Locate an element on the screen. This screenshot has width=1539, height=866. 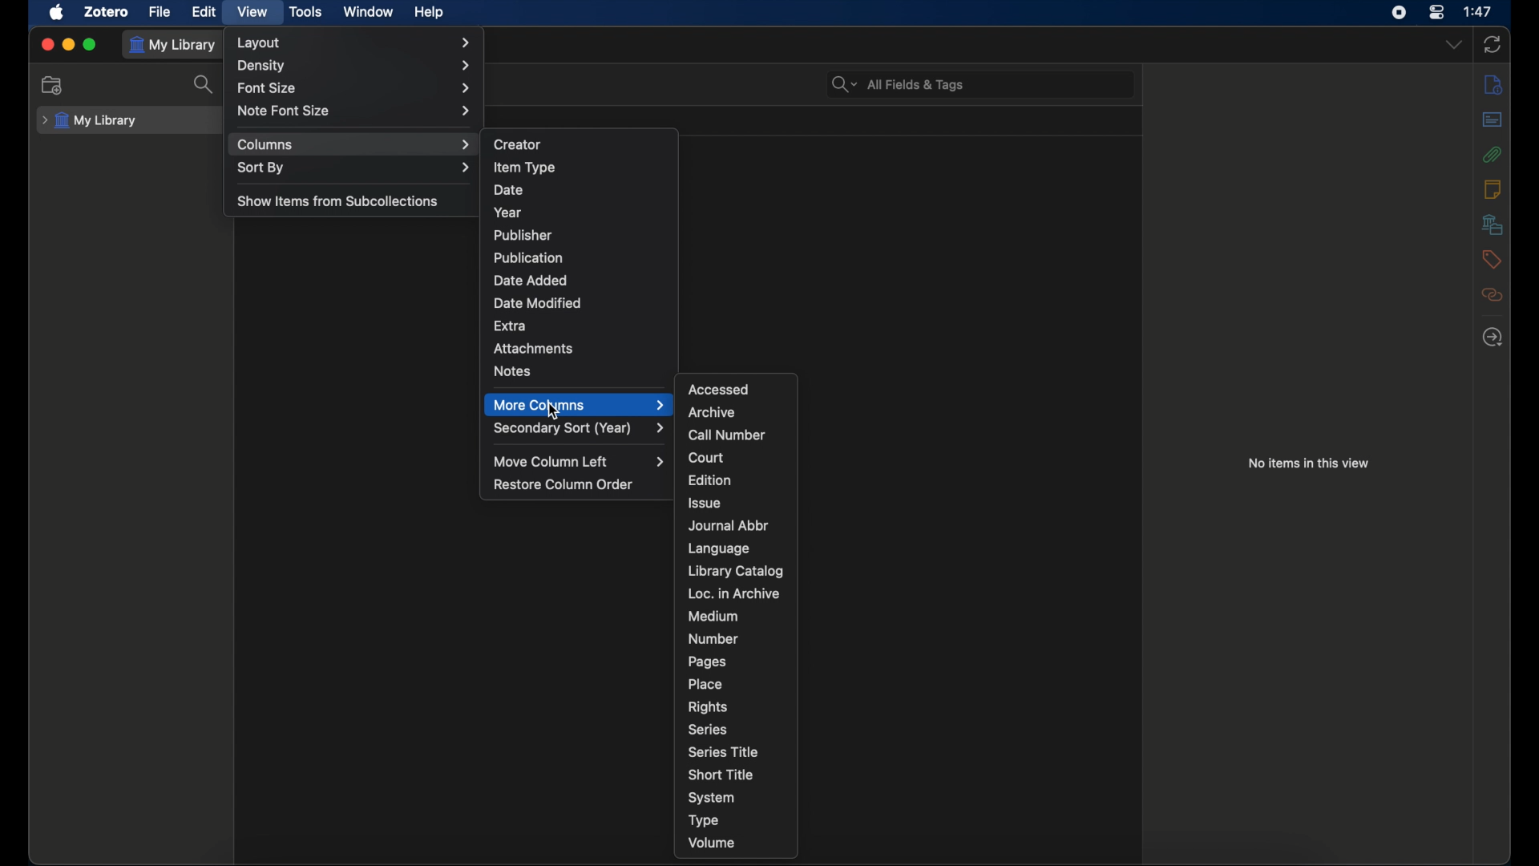
screen recorder is located at coordinates (1399, 12).